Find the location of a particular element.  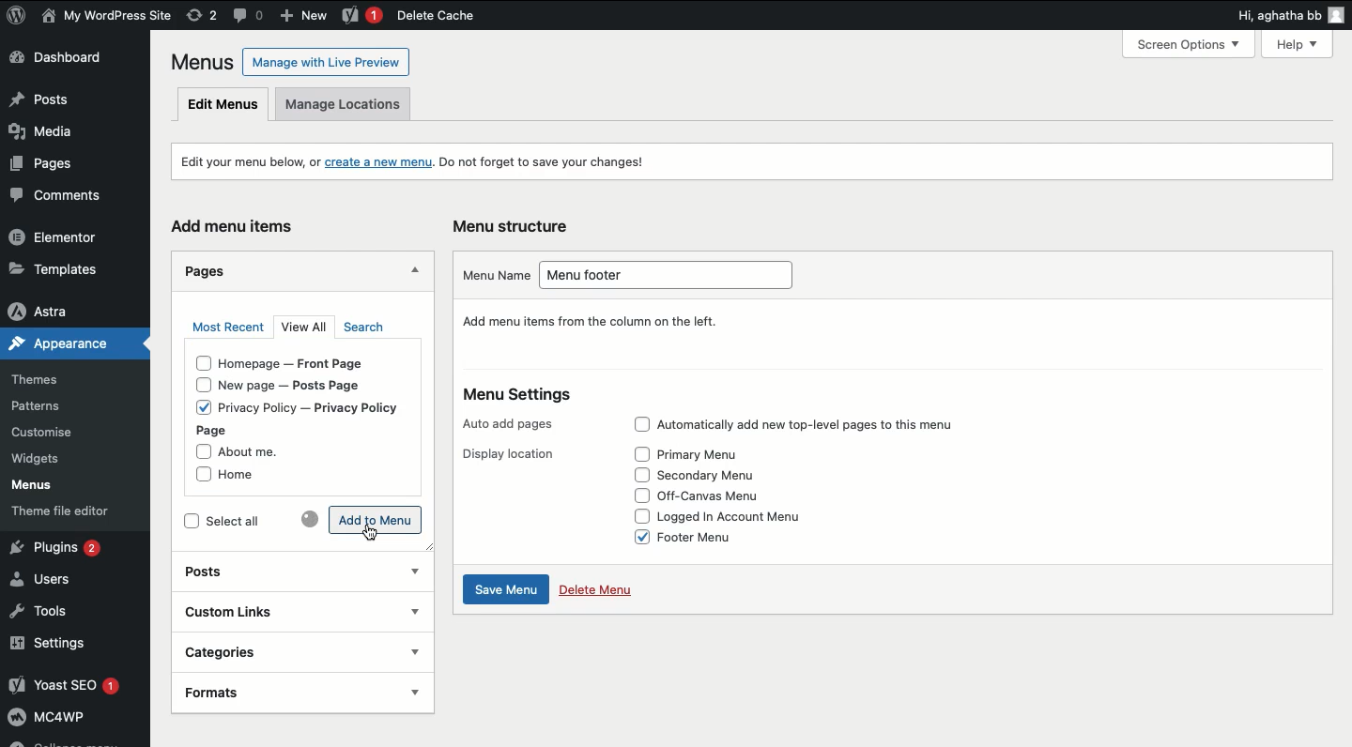

Save menu is located at coordinates (507, 591).